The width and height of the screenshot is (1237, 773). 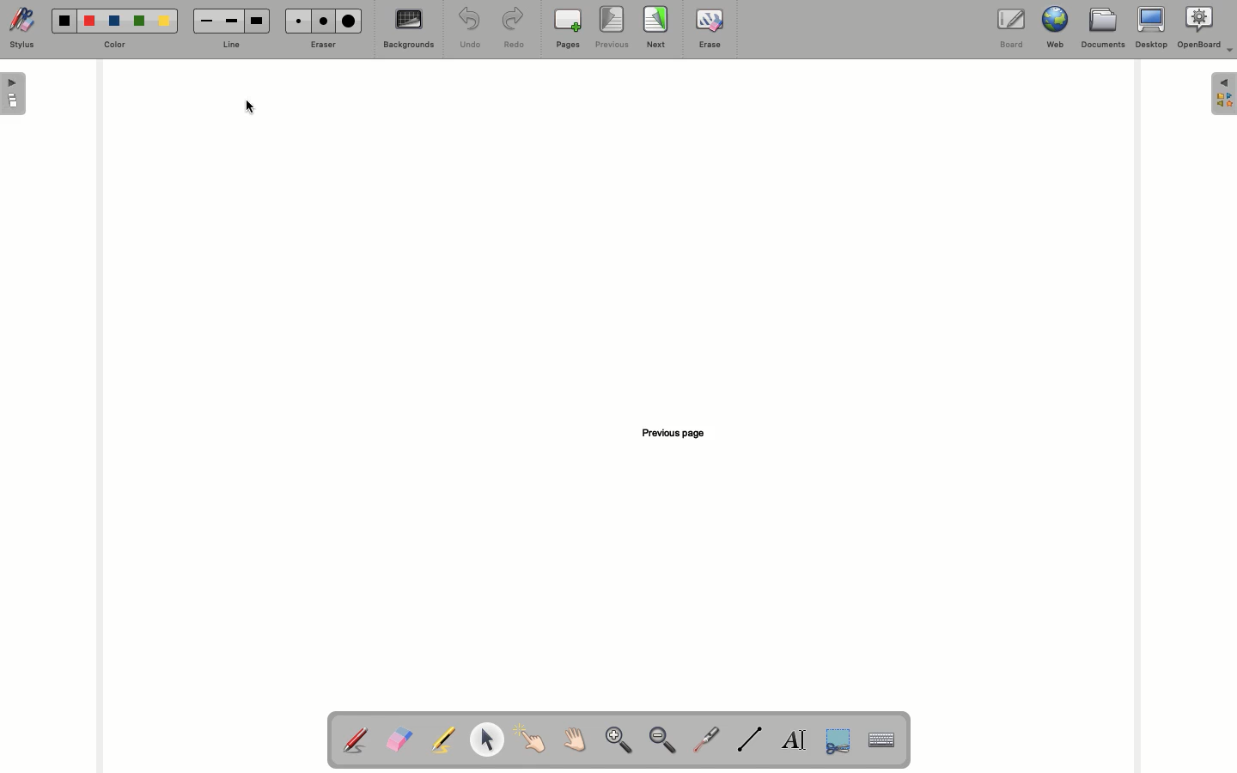 I want to click on Zoom out, so click(x=663, y=741).